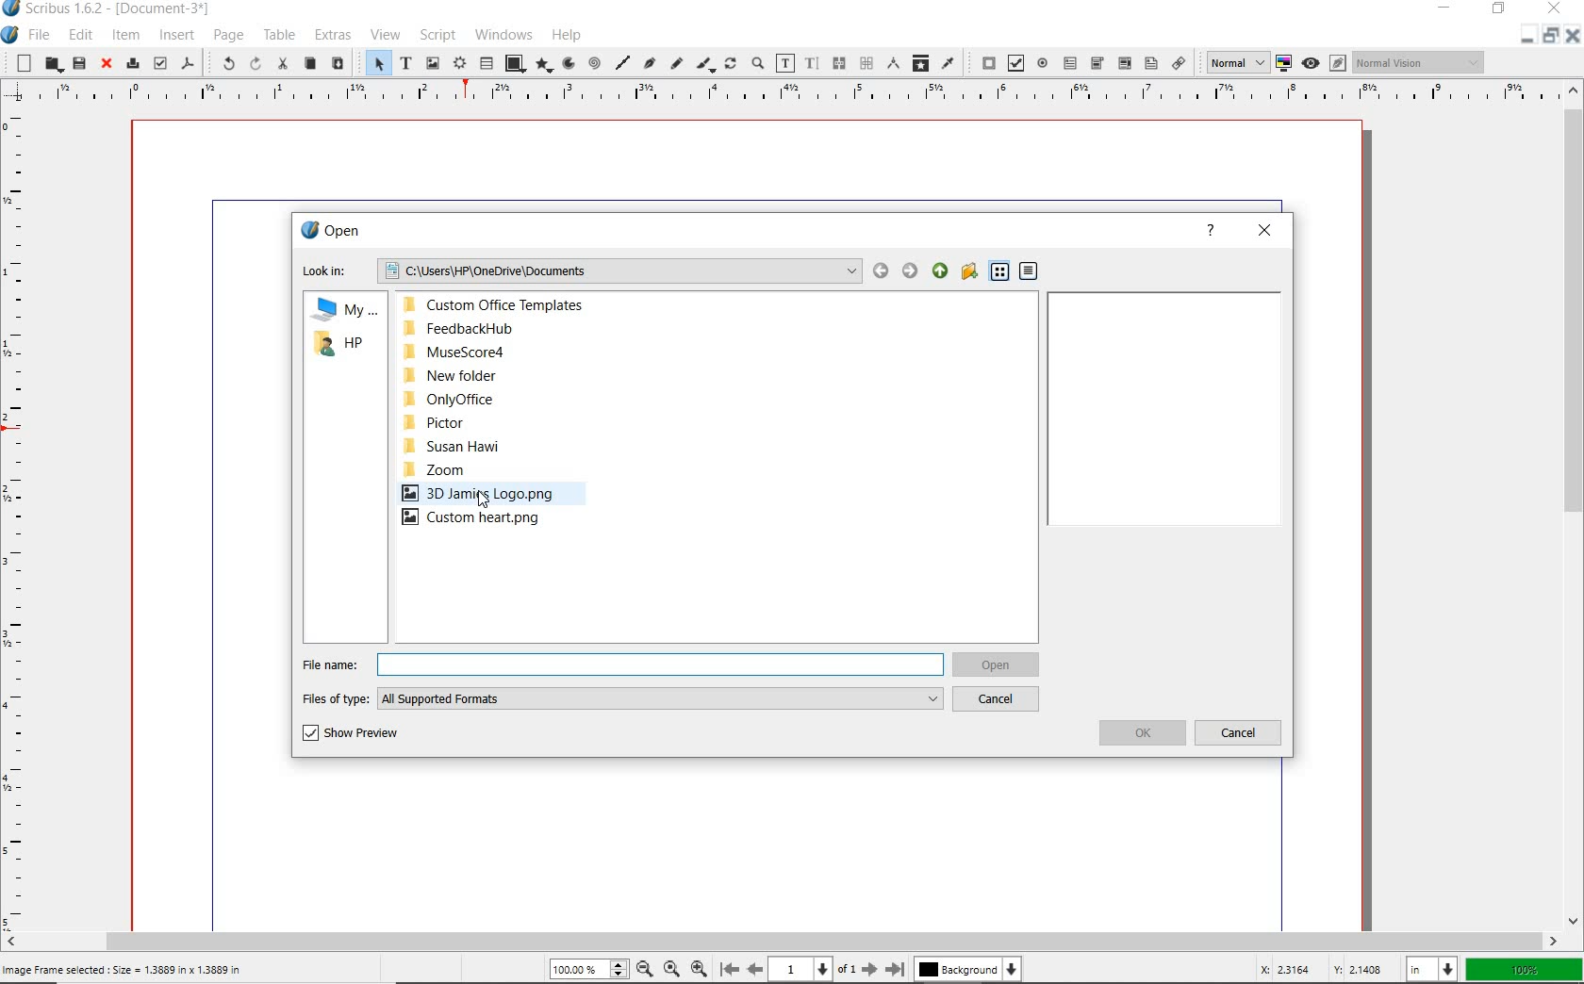  What do you see at coordinates (484, 518) in the screenshot?
I see `CUSTOM HEART` at bounding box center [484, 518].